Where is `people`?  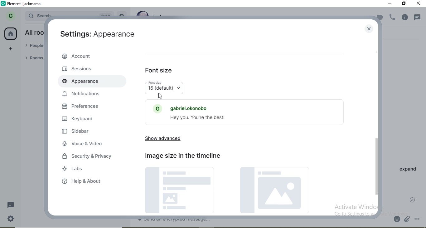
people is located at coordinates (34, 46).